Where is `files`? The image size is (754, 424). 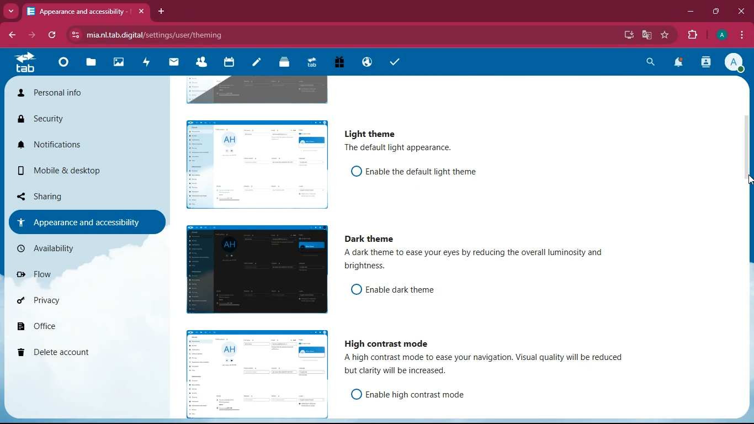
files is located at coordinates (89, 64).